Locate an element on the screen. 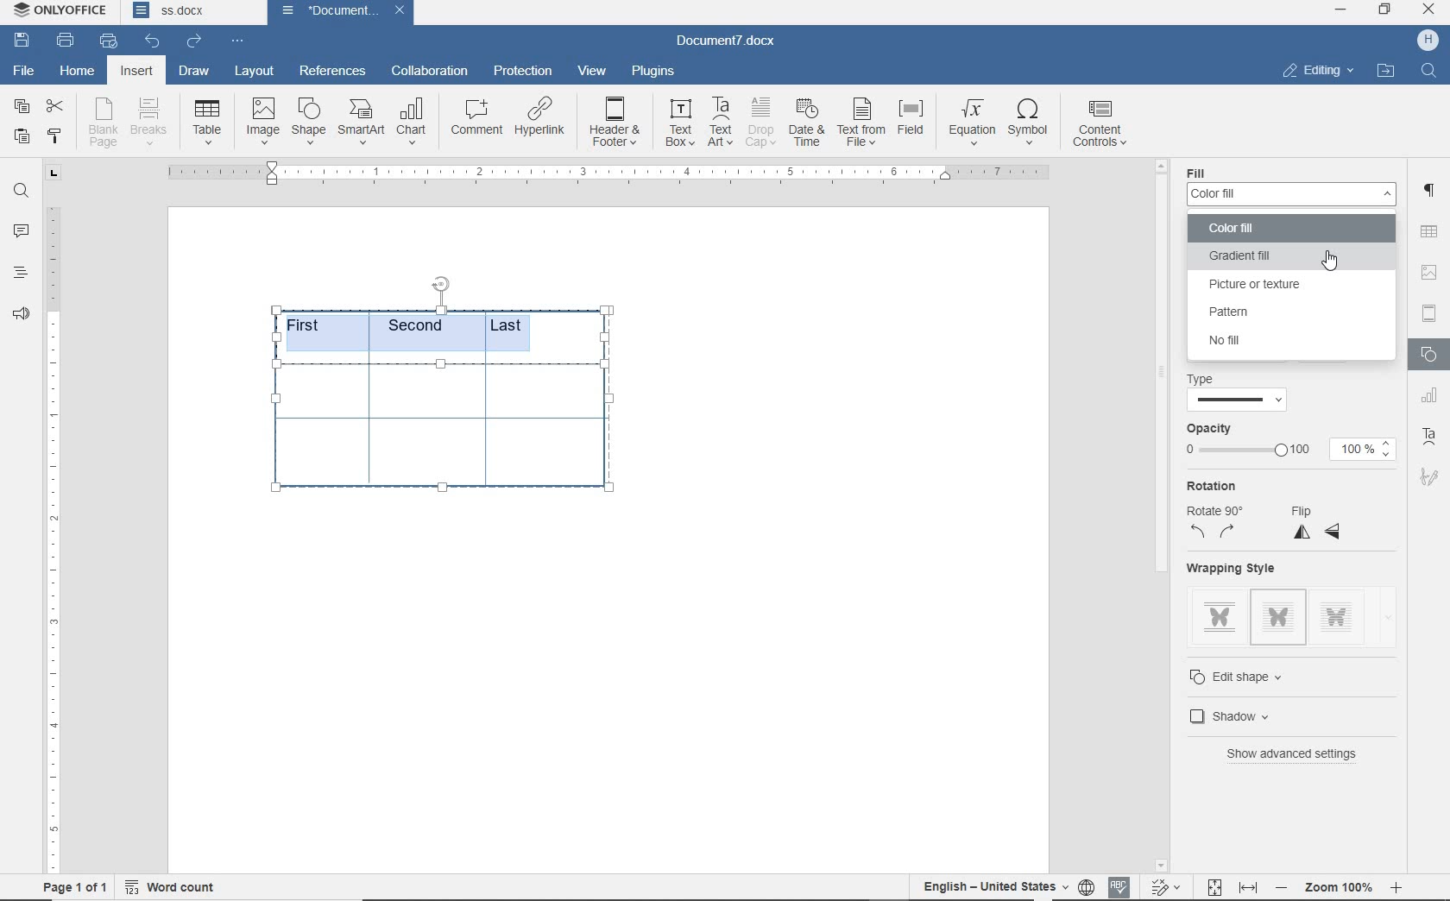 This screenshot has width=1450, height=901. plugins is located at coordinates (652, 70).